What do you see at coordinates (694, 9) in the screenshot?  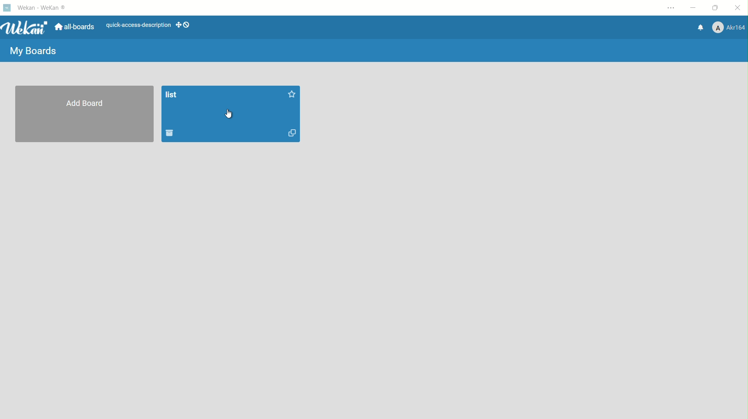 I see `minimize` at bounding box center [694, 9].